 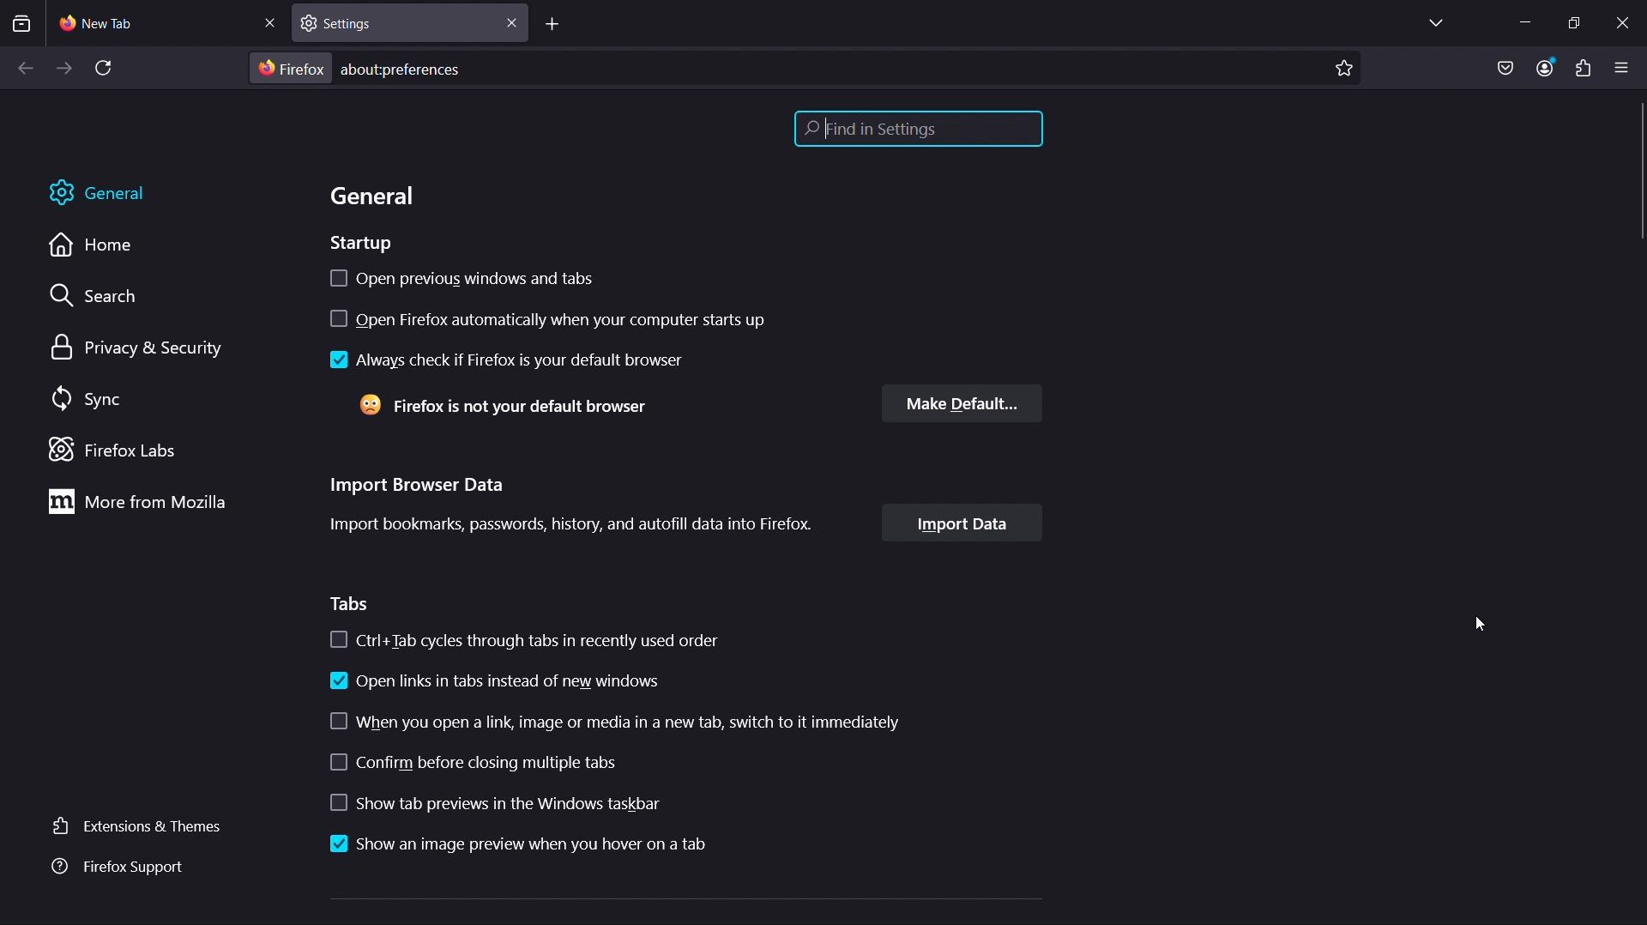 I want to click on Add tab, so click(x=557, y=24).